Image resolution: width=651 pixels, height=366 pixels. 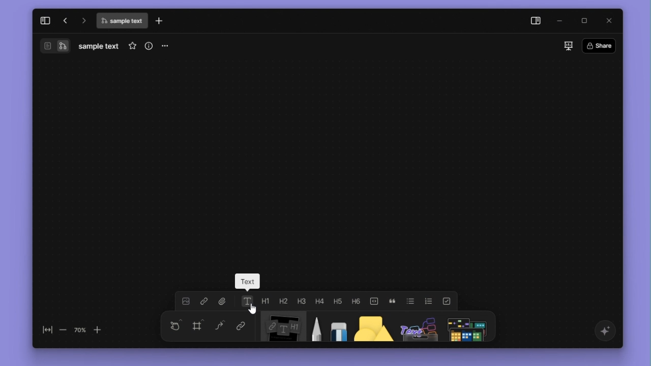 I want to click on text, so click(x=247, y=300).